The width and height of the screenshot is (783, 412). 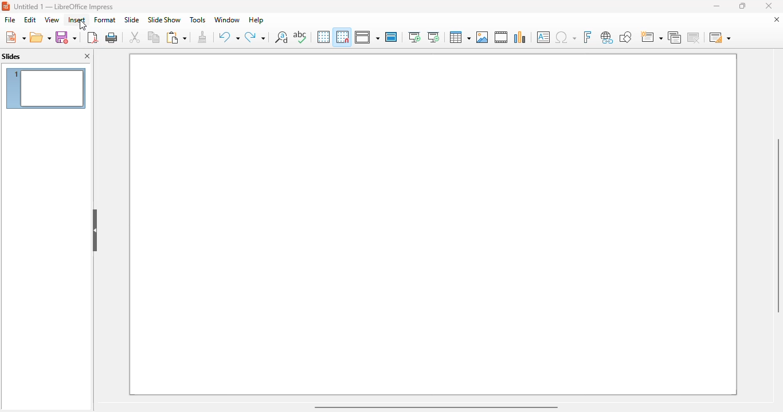 I want to click on new, so click(x=15, y=37).